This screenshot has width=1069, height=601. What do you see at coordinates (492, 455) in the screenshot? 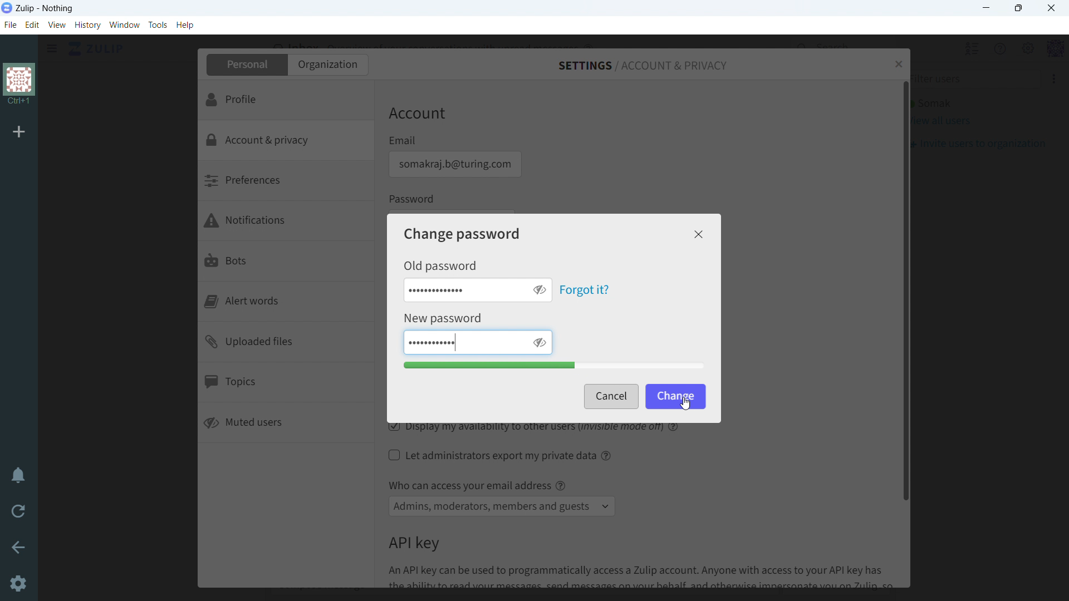
I see `let administrators export my private data` at bounding box center [492, 455].